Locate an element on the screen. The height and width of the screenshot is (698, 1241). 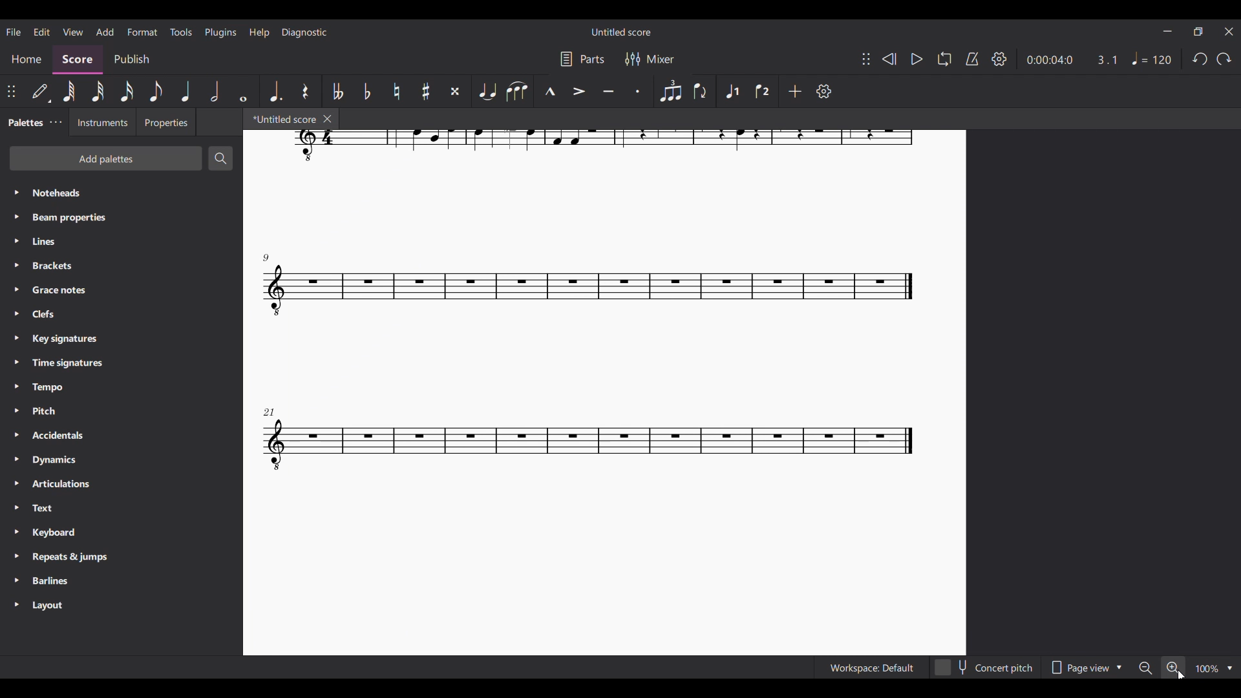
8th note is located at coordinates (156, 91).